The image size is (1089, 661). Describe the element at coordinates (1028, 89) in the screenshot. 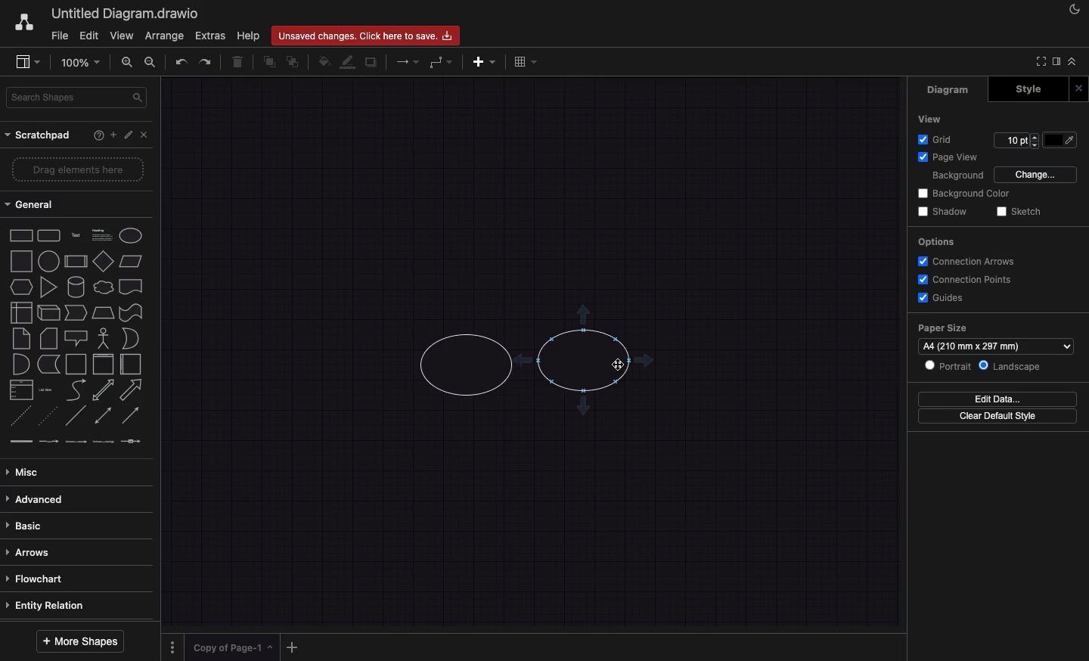

I see `style` at that location.